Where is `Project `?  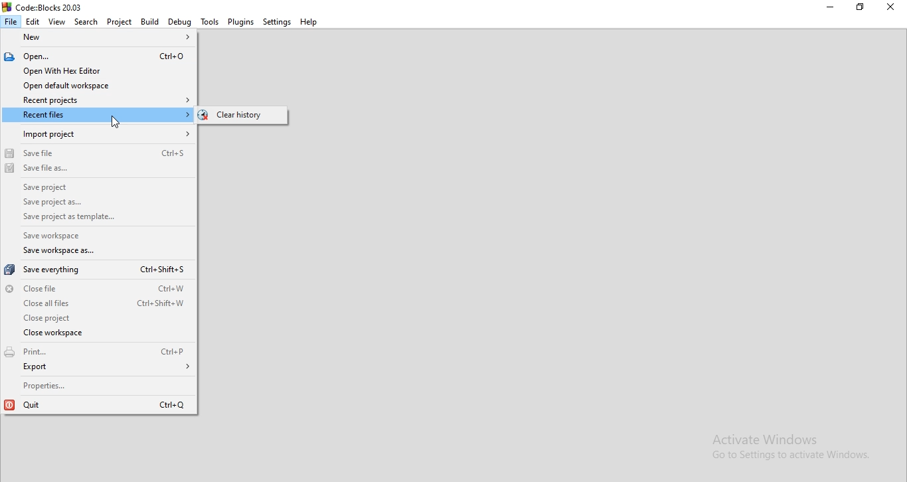
Project  is located at coordinates (119, 22).